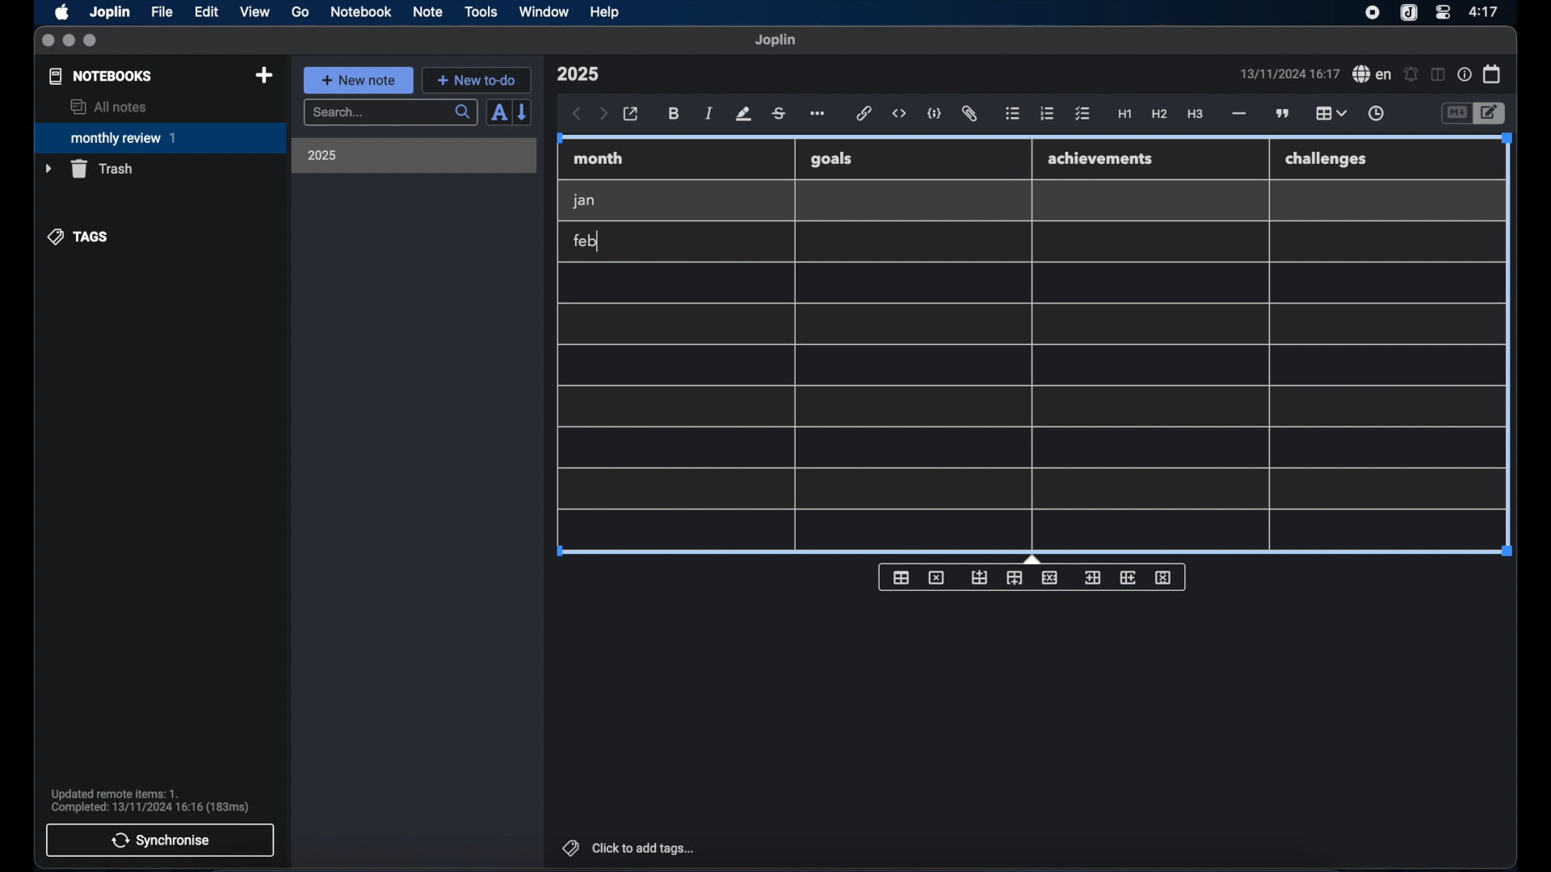  Describe the element at coordinates (61, 12) in the screenshot. I see `apple icon` at that location.